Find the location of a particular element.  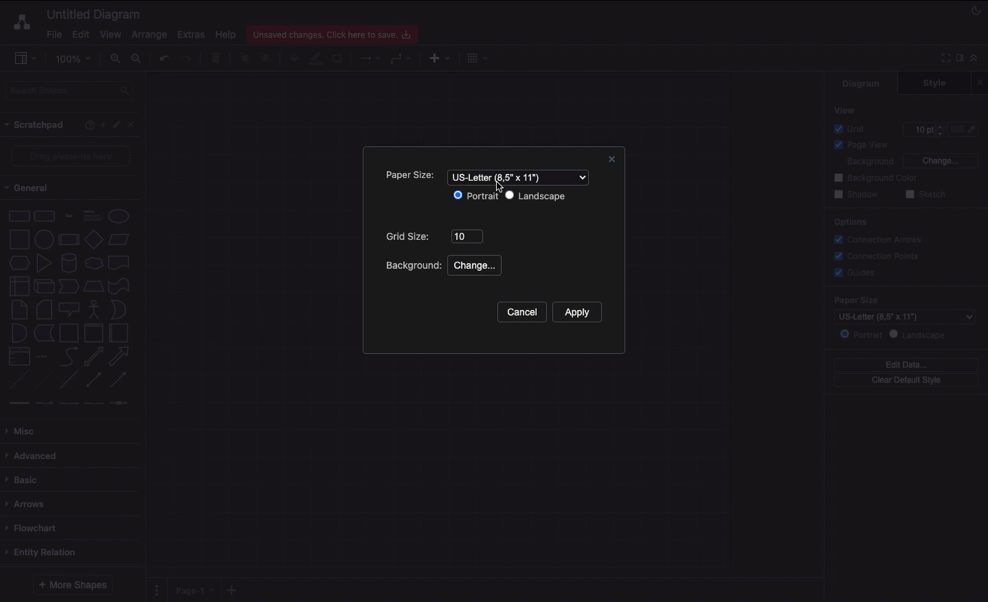

Cylinder is located at coordinates (69, 263).